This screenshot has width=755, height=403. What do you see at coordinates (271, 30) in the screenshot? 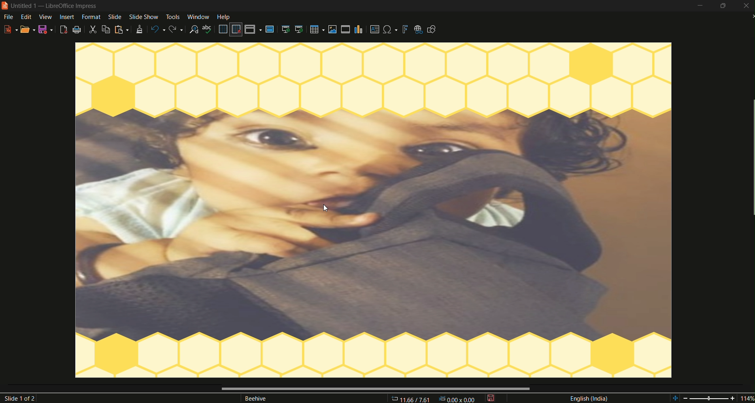
I see `master slide` at bounding box center [271, 30].